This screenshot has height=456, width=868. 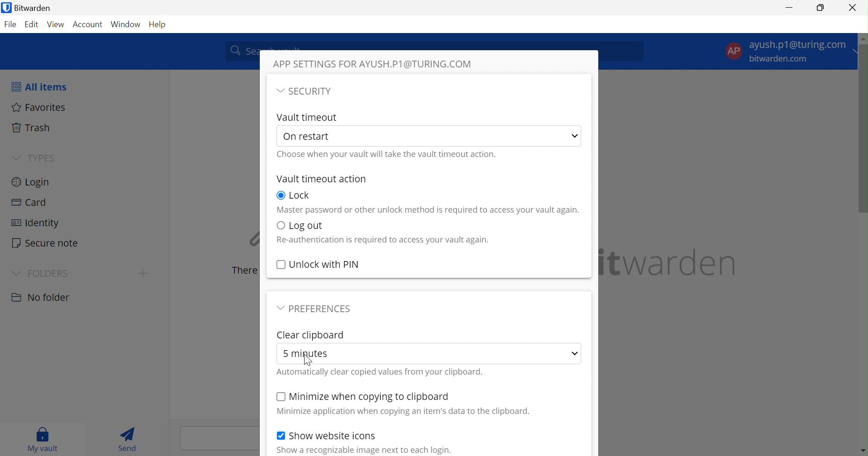 I want to click on FOLDERS, so click(x=48, y=275).